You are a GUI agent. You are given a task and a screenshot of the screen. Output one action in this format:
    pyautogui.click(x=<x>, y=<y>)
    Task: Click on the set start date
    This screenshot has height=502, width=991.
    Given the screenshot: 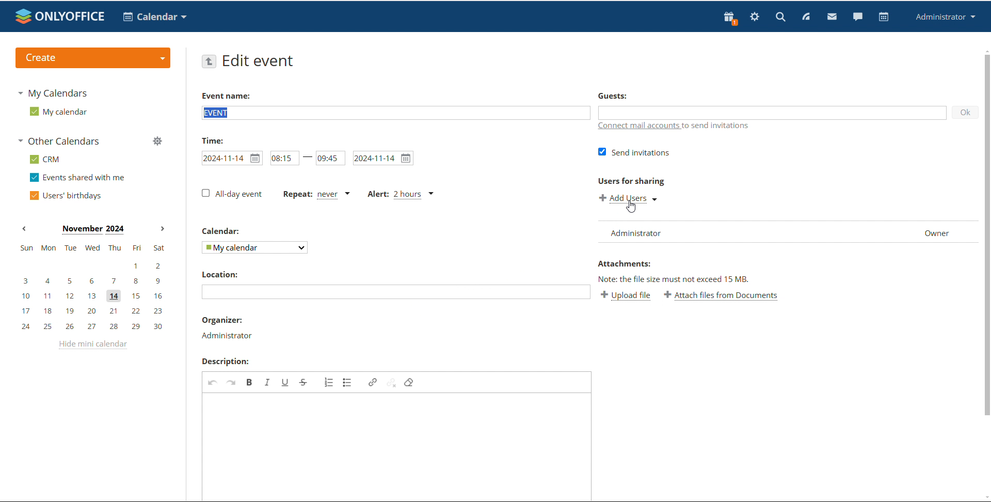 What is the action you would take?
    pyautogui.click(x=232, y=158)
    